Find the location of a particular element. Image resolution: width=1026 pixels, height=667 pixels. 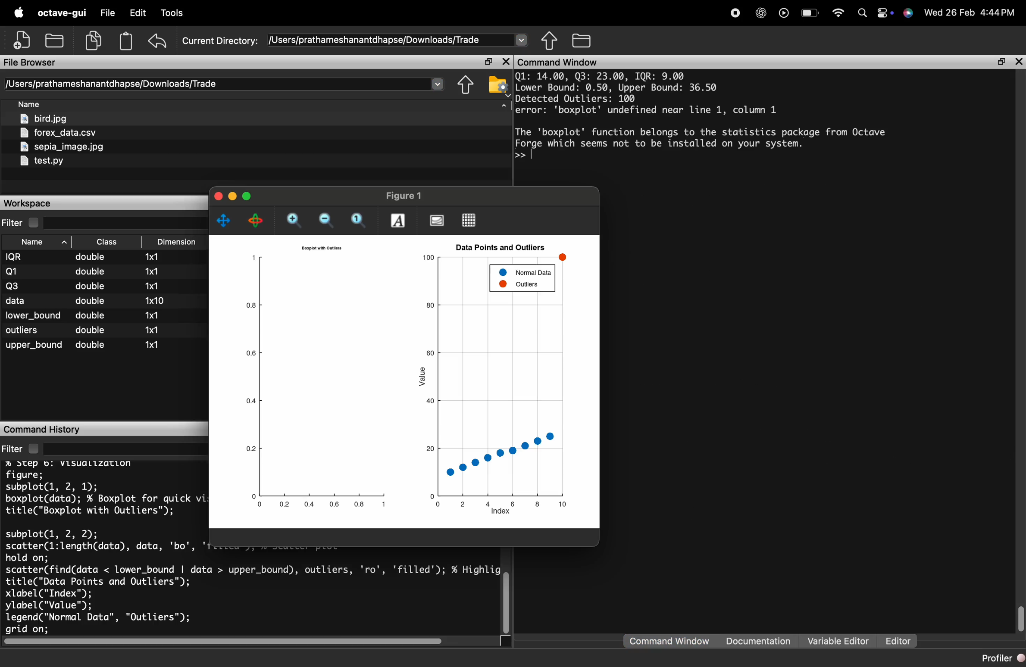

[e)] double 1x1 is located at coordinates (88, 271).